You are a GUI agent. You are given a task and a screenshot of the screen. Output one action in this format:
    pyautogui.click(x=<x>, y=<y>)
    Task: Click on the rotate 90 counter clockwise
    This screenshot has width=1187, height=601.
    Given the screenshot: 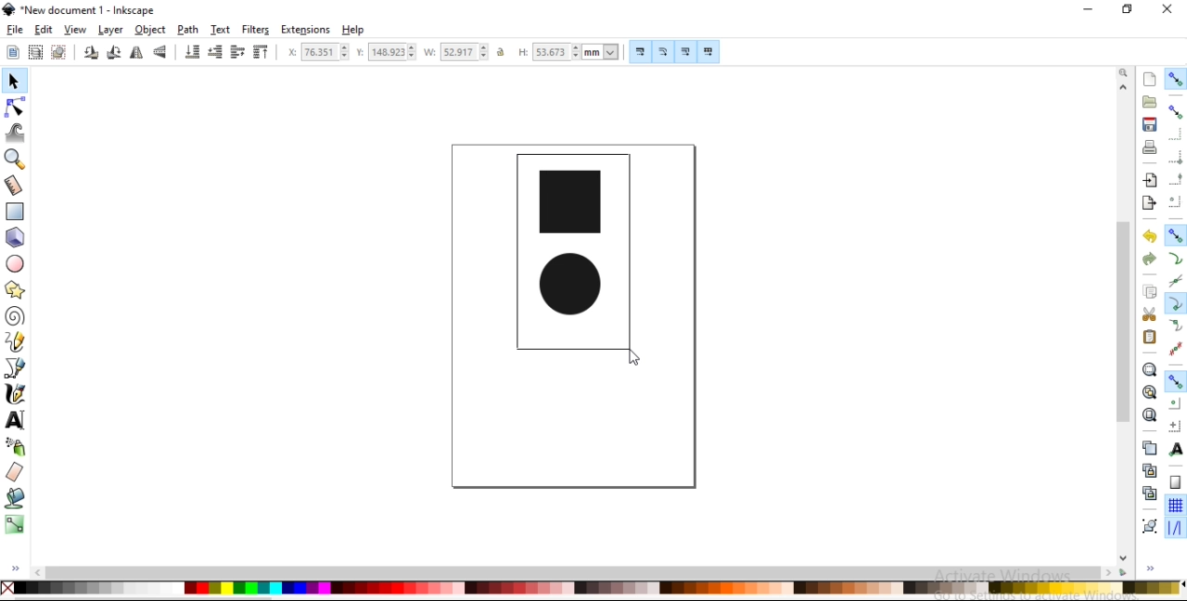 What is the action you would take?
    pyautogui.click(x=91, y=55)
    